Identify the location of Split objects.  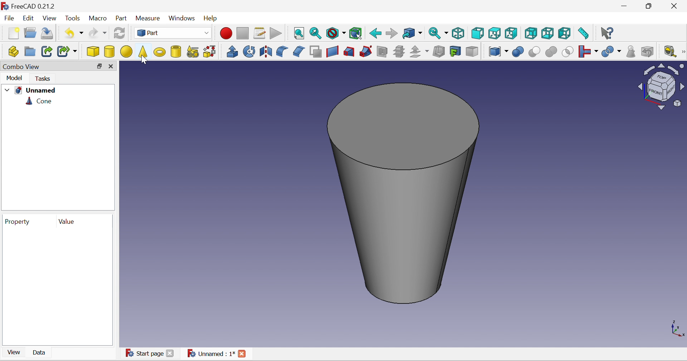
(612, 53).